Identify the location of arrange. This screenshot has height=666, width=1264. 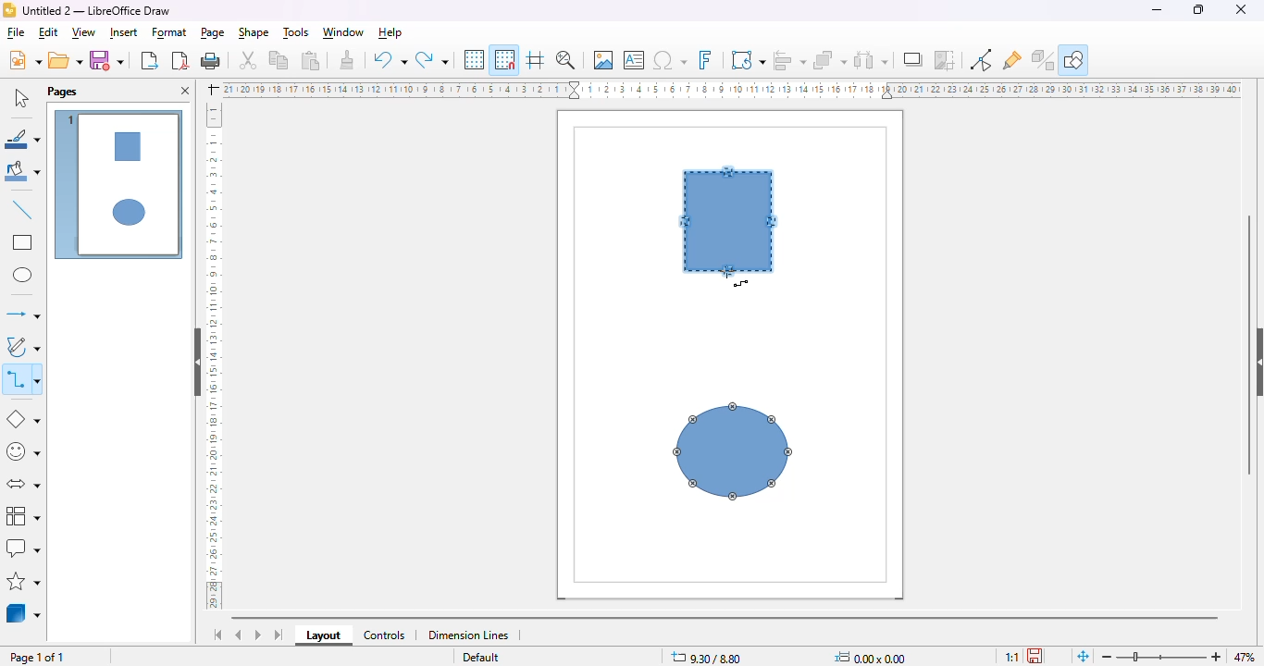
(830, 60).